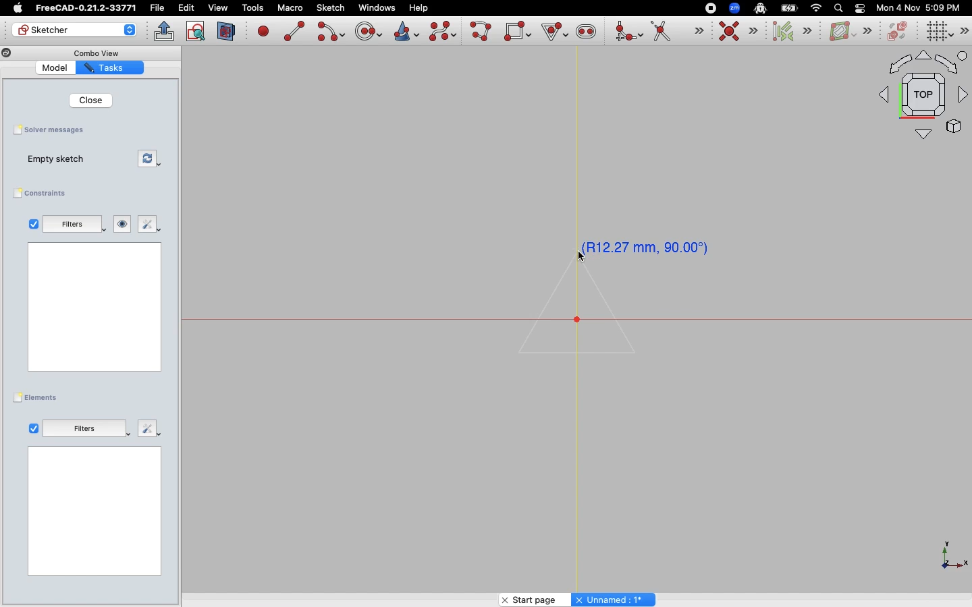 The image size is (972, 607). Describe the element at coordinates (289, 8) in the screenshot. I see `Macro` at that location.